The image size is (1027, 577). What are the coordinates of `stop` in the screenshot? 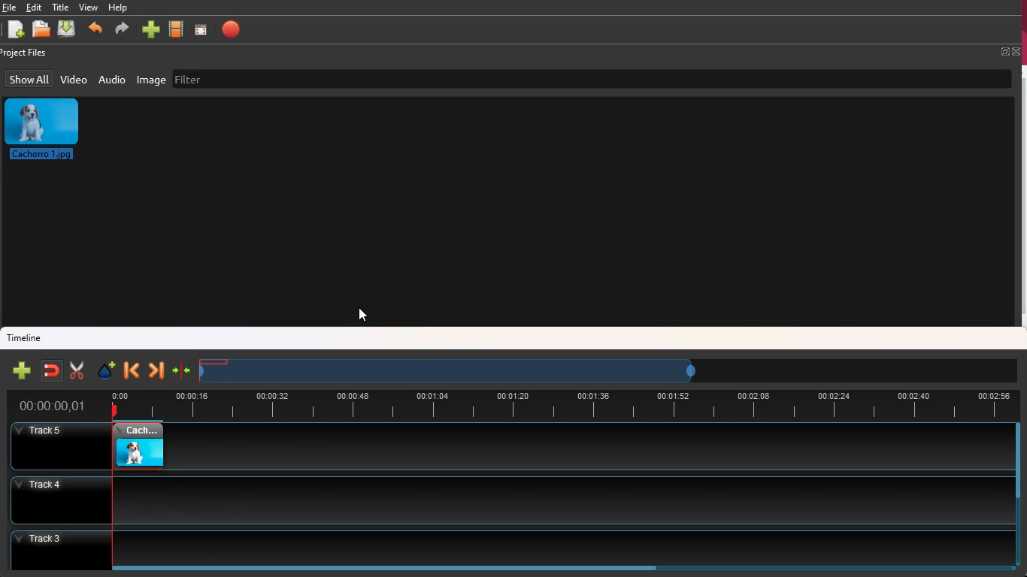 It's located at (235, 32).